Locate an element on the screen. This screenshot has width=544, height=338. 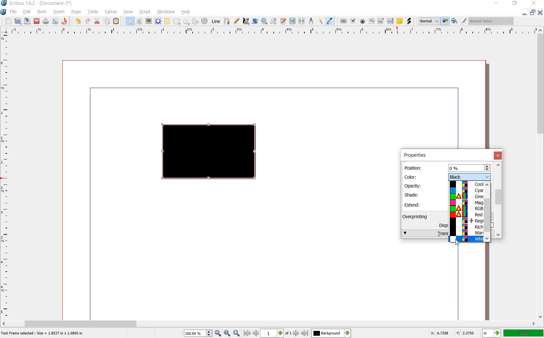
preflight verifier is located at coordinates (55, 21).